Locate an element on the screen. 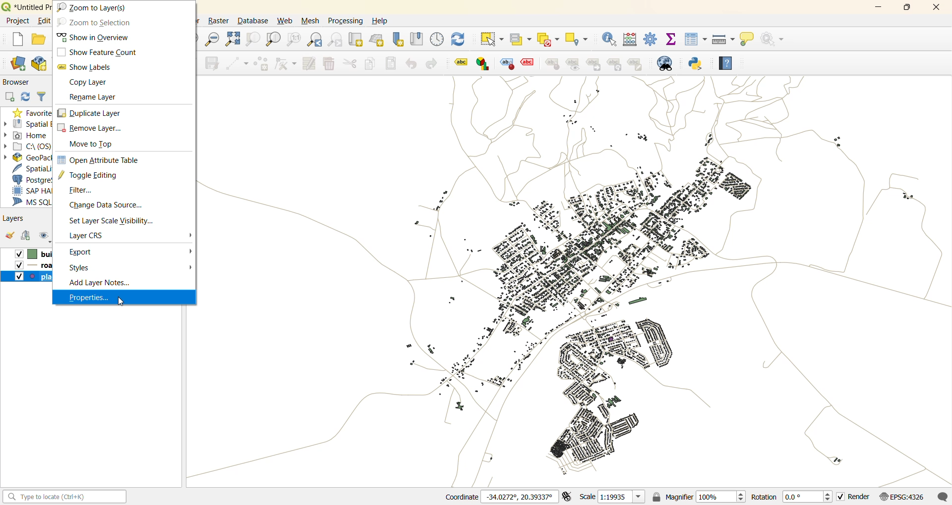 This screenshot has width=952, height=505. select is located at coordinates (494, 38).